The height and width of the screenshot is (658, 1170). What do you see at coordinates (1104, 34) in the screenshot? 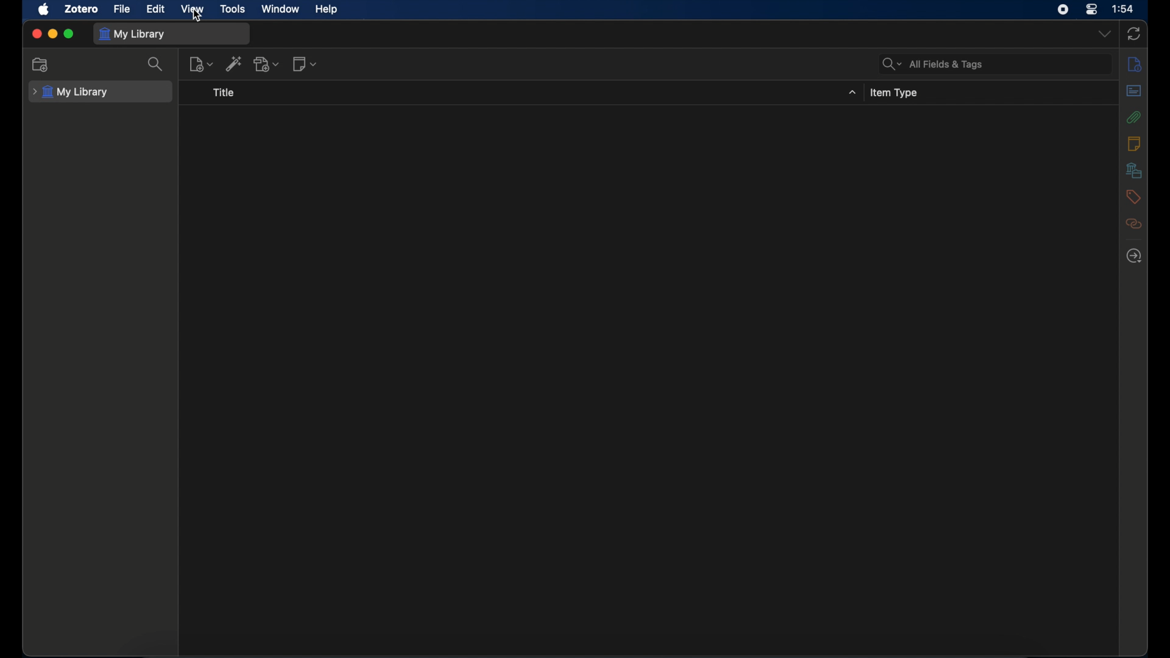
I see `dropdown` at bounding box center [1104, 34].